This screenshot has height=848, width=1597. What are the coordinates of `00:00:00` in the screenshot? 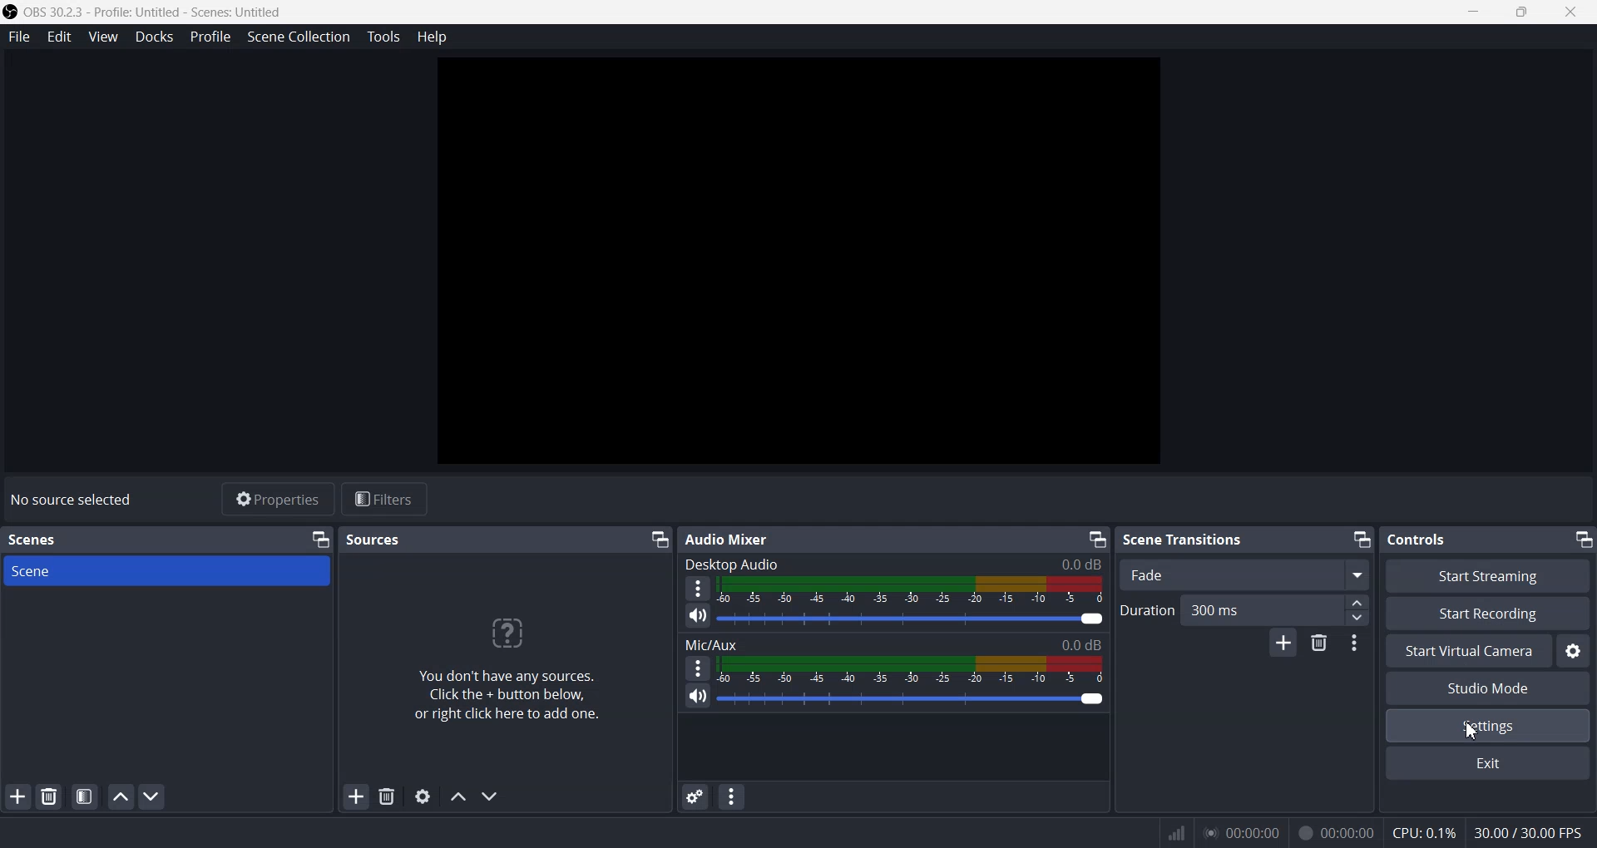 It's located at (1243, 831).